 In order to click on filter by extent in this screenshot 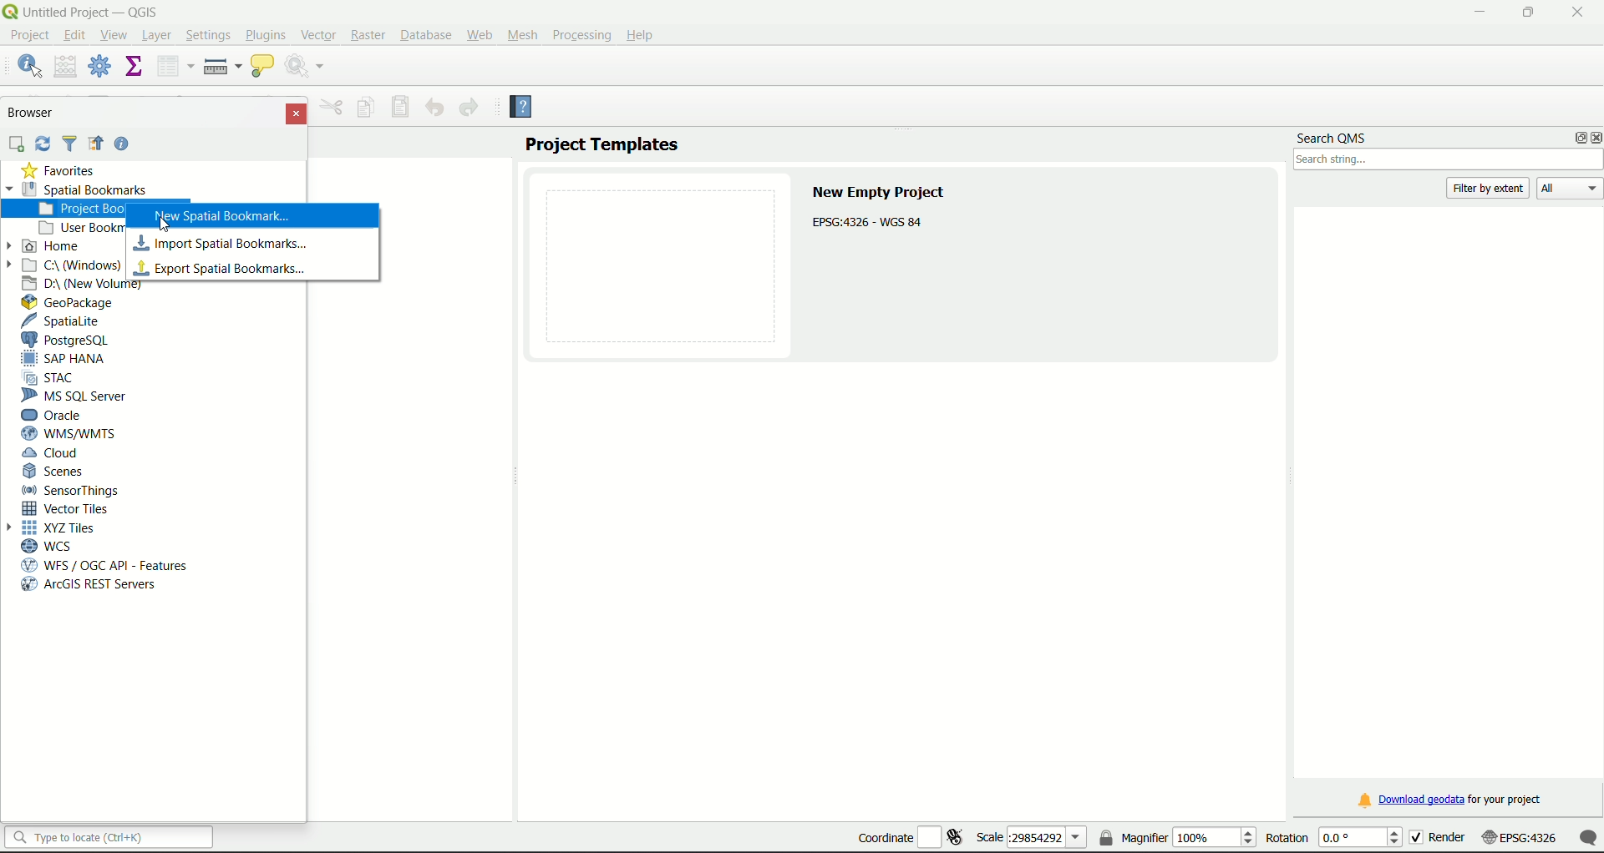, I will do `click(1490, 187)`.